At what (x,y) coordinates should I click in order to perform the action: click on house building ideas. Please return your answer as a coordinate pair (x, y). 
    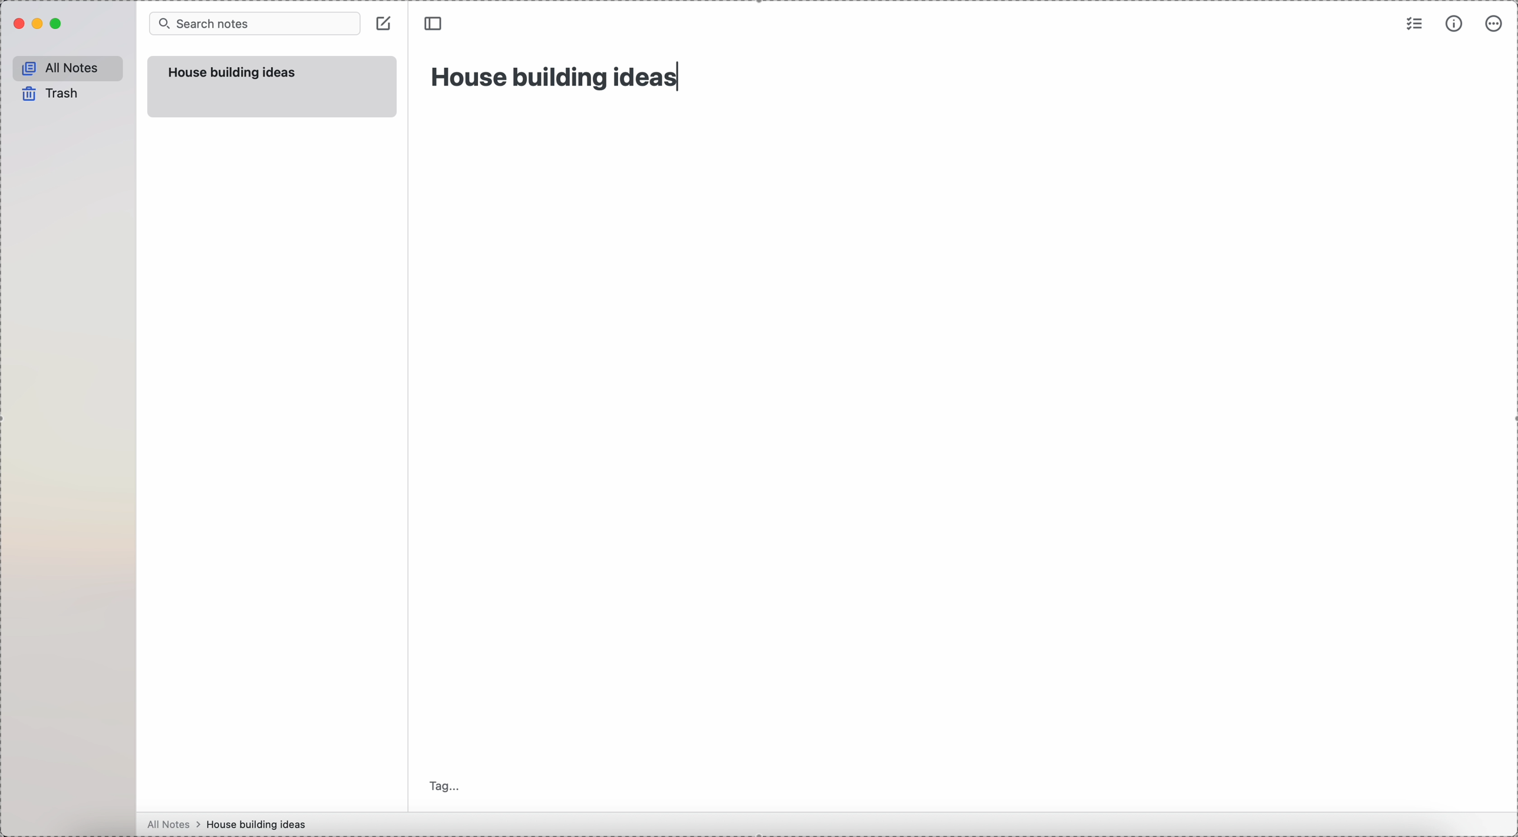
    Looking at the image, I should click on (233, 73).